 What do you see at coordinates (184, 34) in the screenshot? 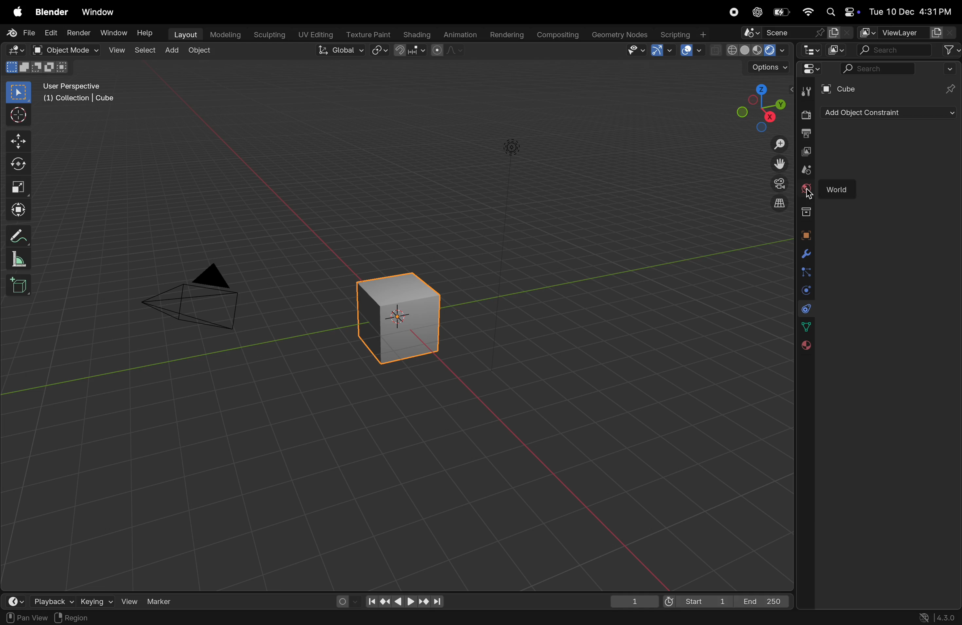
I see `Layout` at bounding box center [184, 34].